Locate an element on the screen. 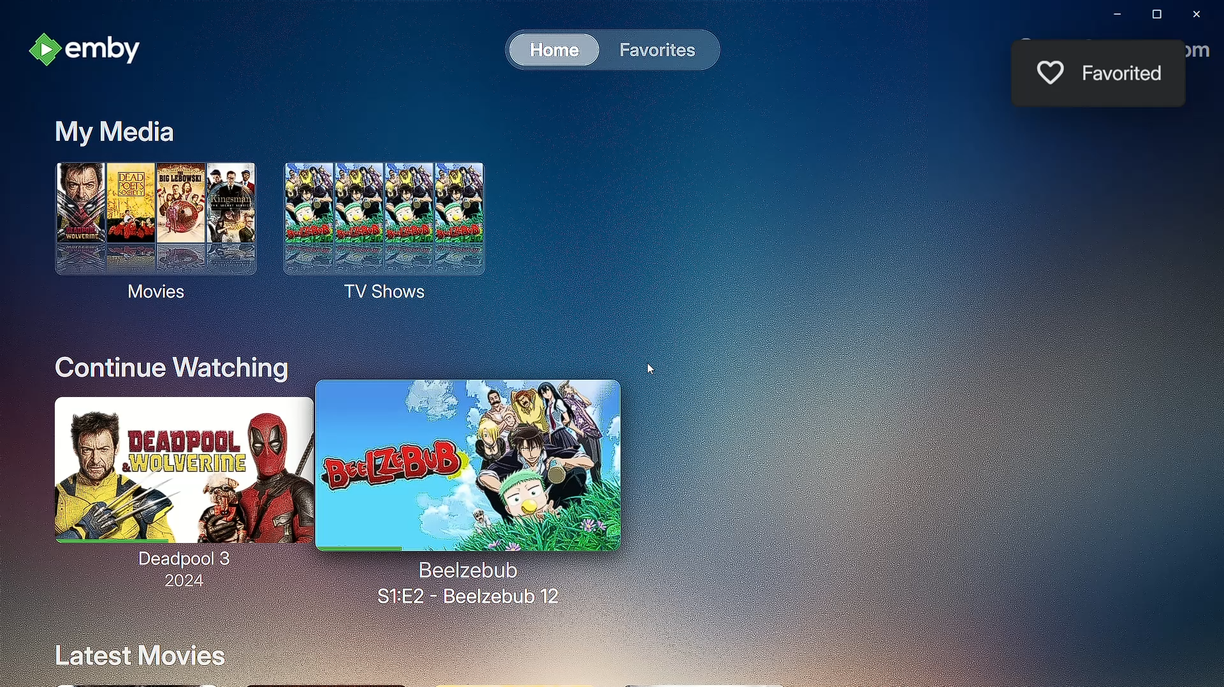 This screenshot has width=1224, height=687. emby is located at coordinates (92, 52).